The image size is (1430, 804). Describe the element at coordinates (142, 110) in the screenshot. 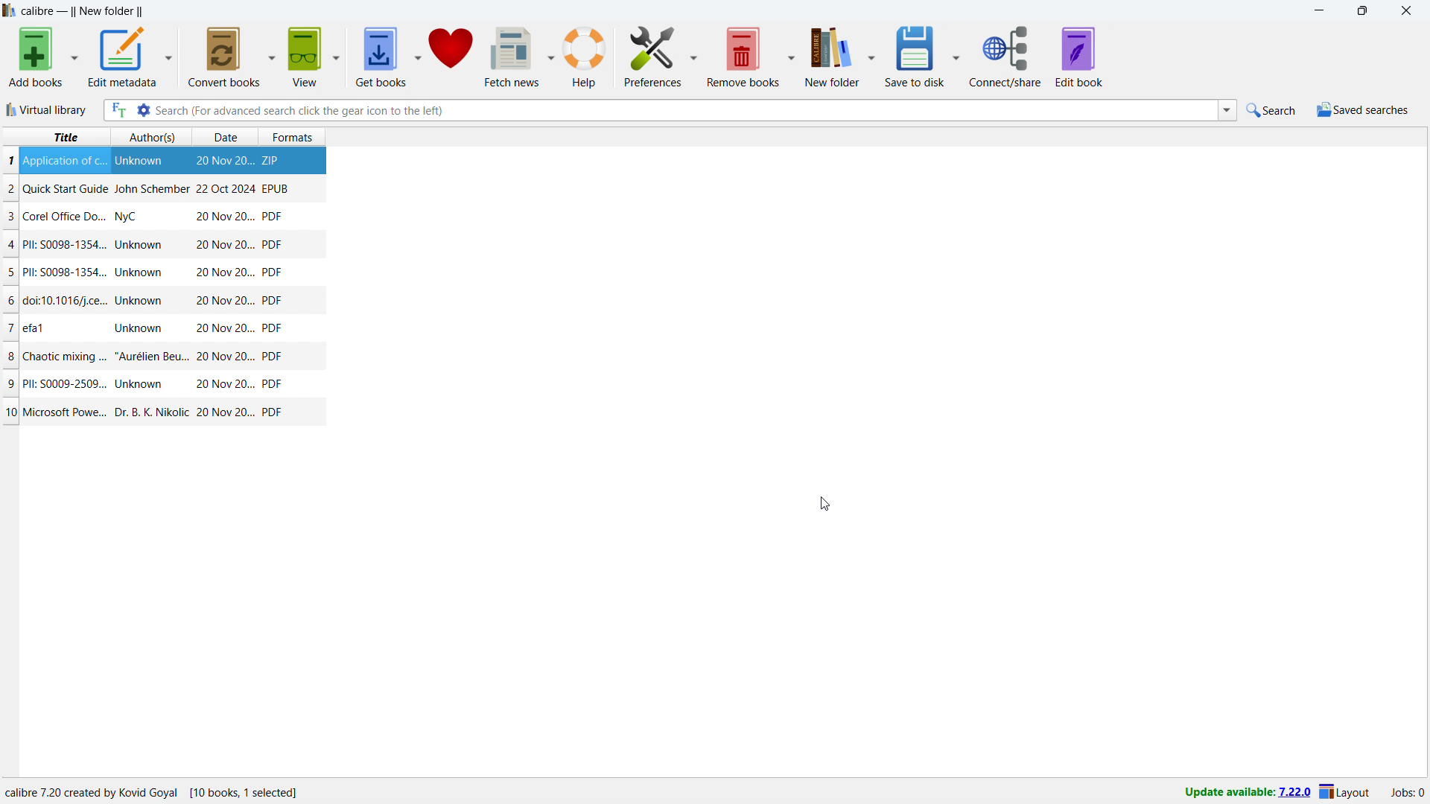

I see `advanced search` at that location.